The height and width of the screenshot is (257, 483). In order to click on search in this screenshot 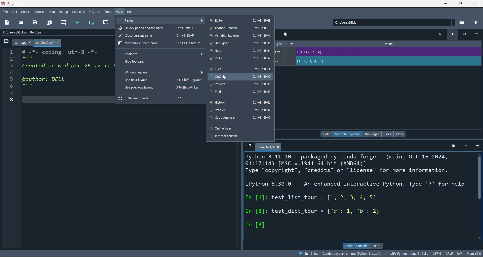, I will do `click(26, 11)`.